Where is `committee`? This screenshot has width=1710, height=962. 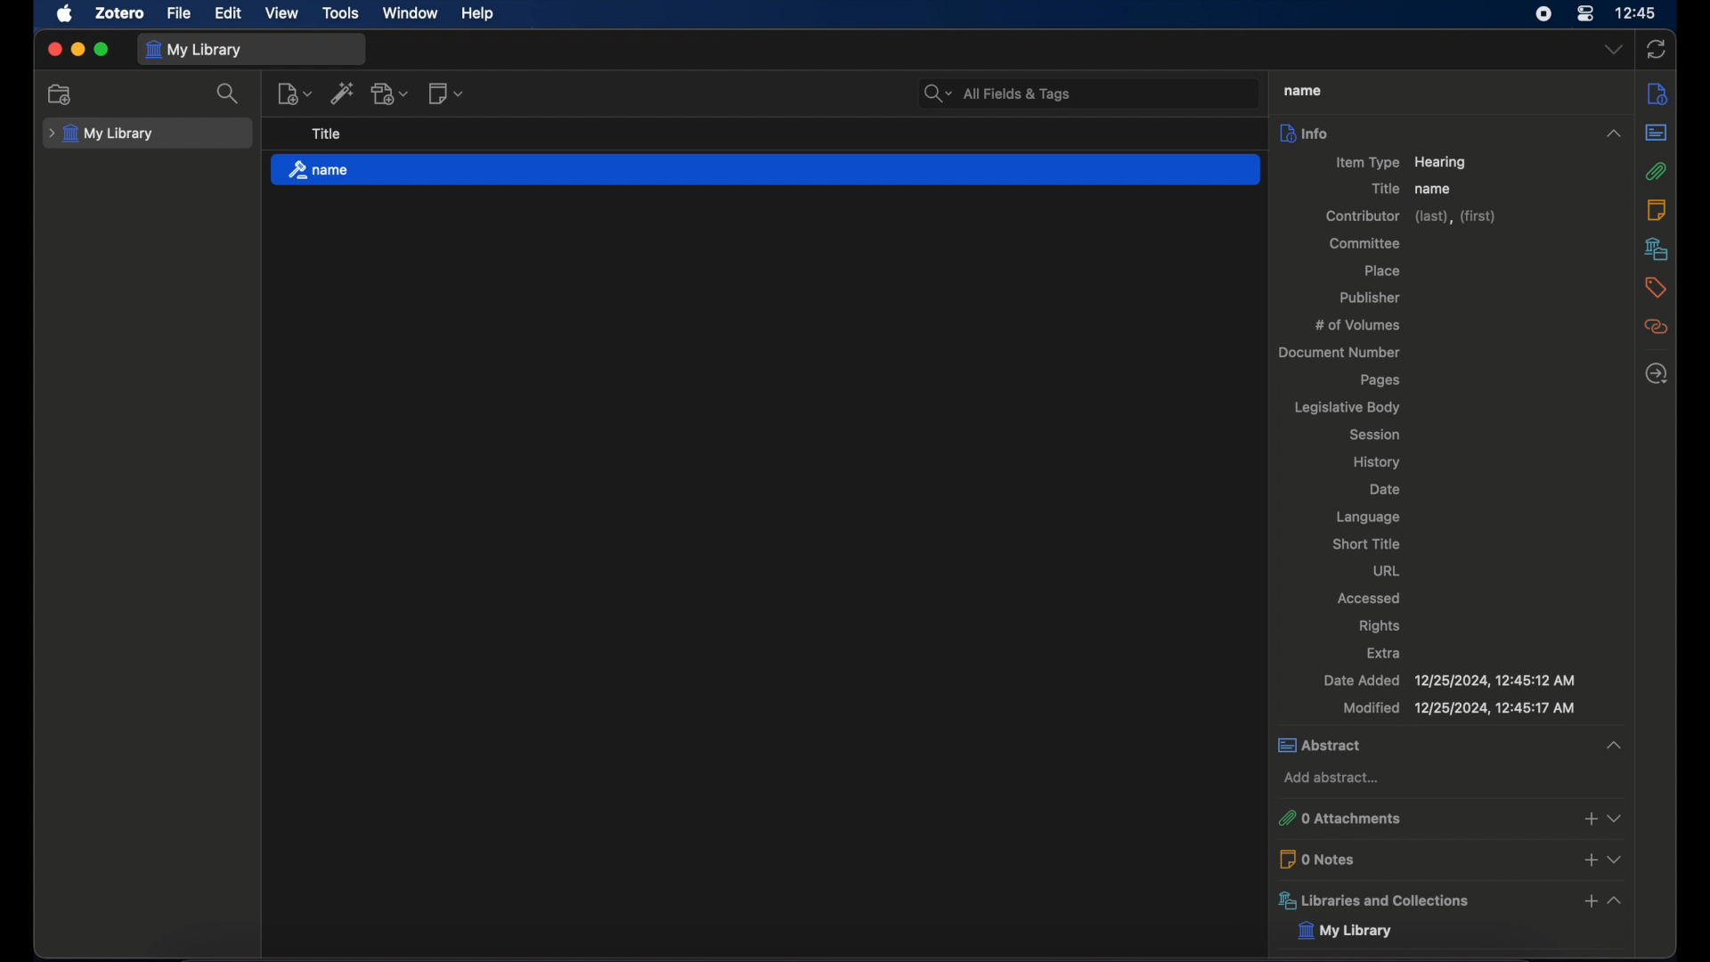 committee is located at coordinates (1364, 243).